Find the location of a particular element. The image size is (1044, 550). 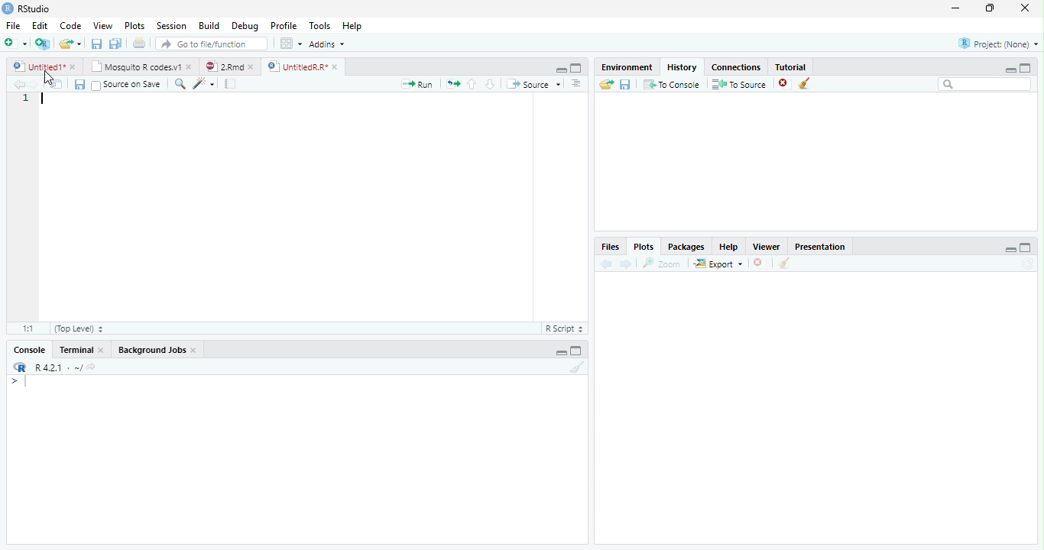

Profile is located at coordinates (284, 25).